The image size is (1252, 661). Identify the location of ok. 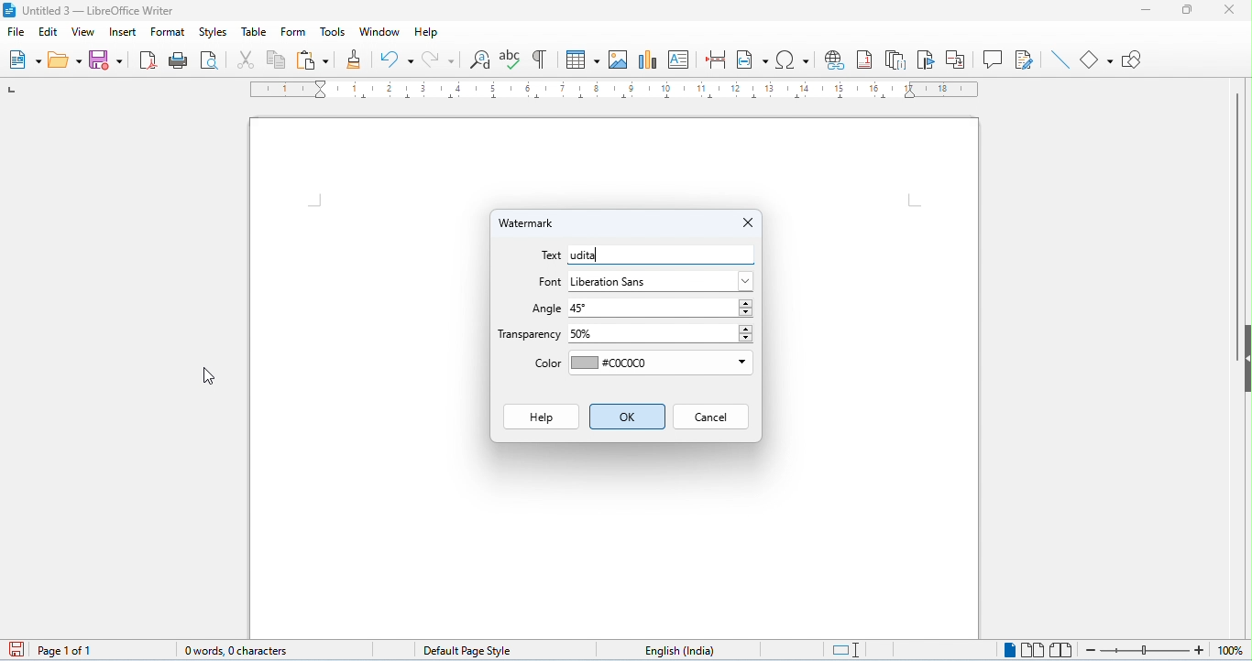
(625, 417).